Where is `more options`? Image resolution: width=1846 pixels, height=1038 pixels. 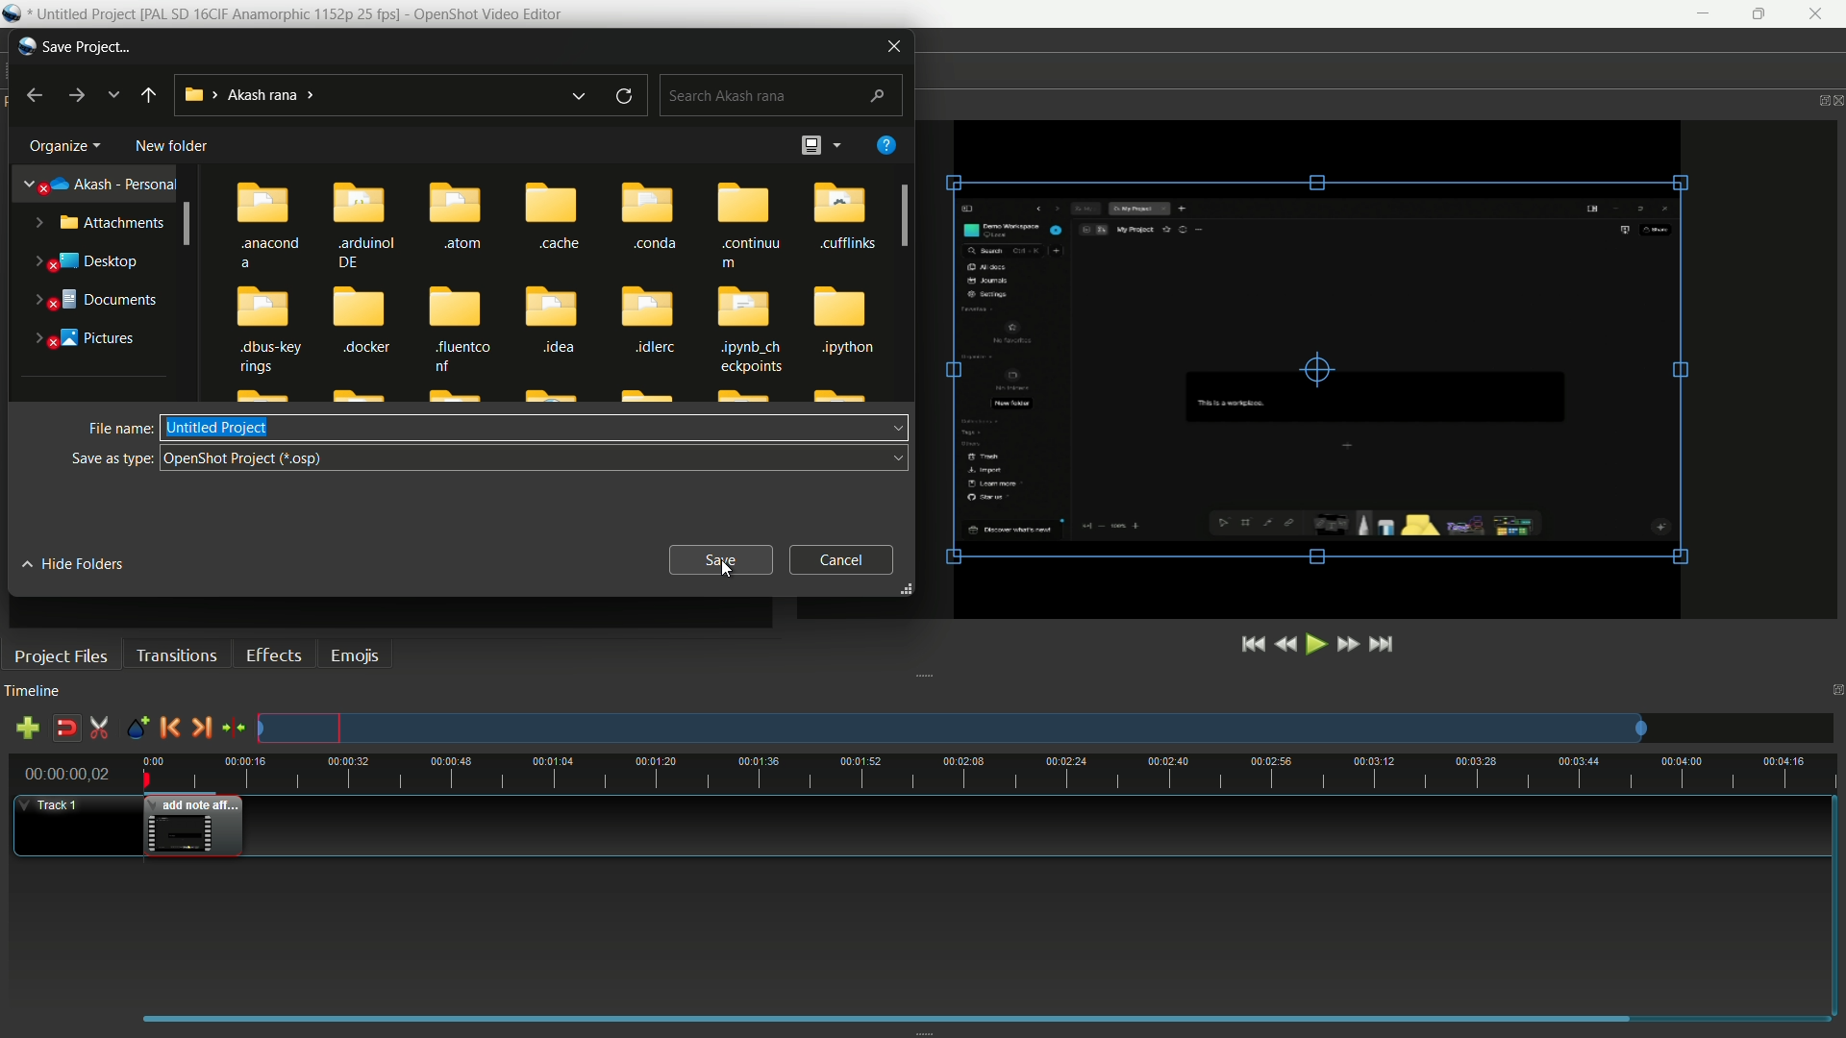 more options is located at coordinates (840, 148).